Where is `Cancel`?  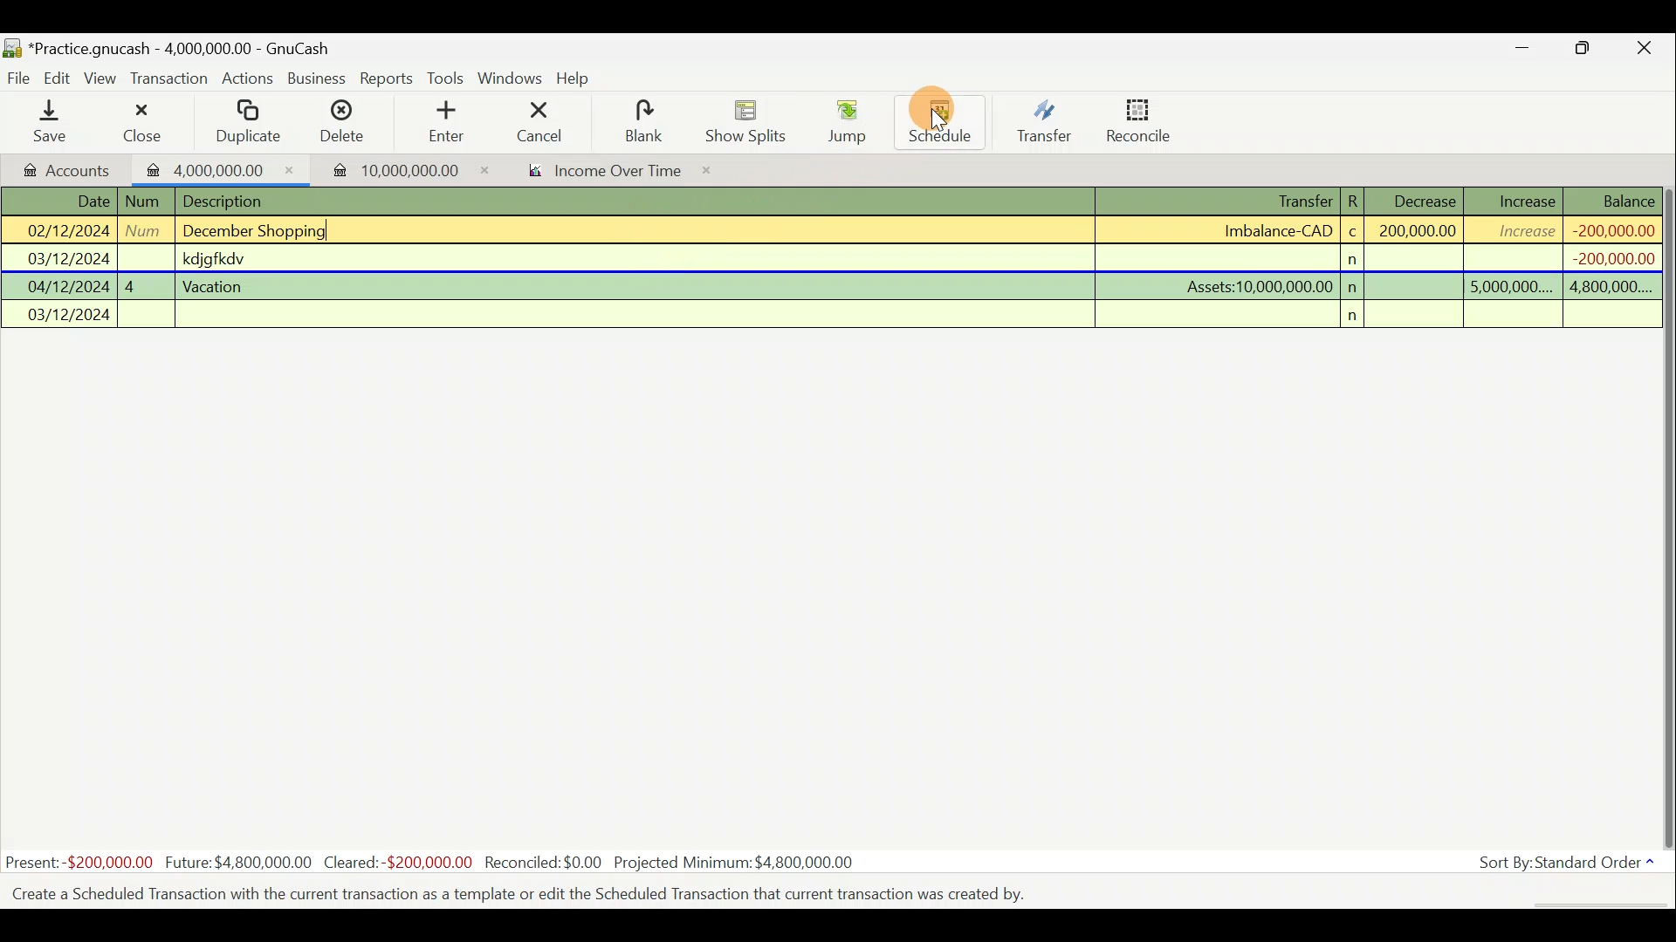 Cancel is located at coordinates (540, 120).